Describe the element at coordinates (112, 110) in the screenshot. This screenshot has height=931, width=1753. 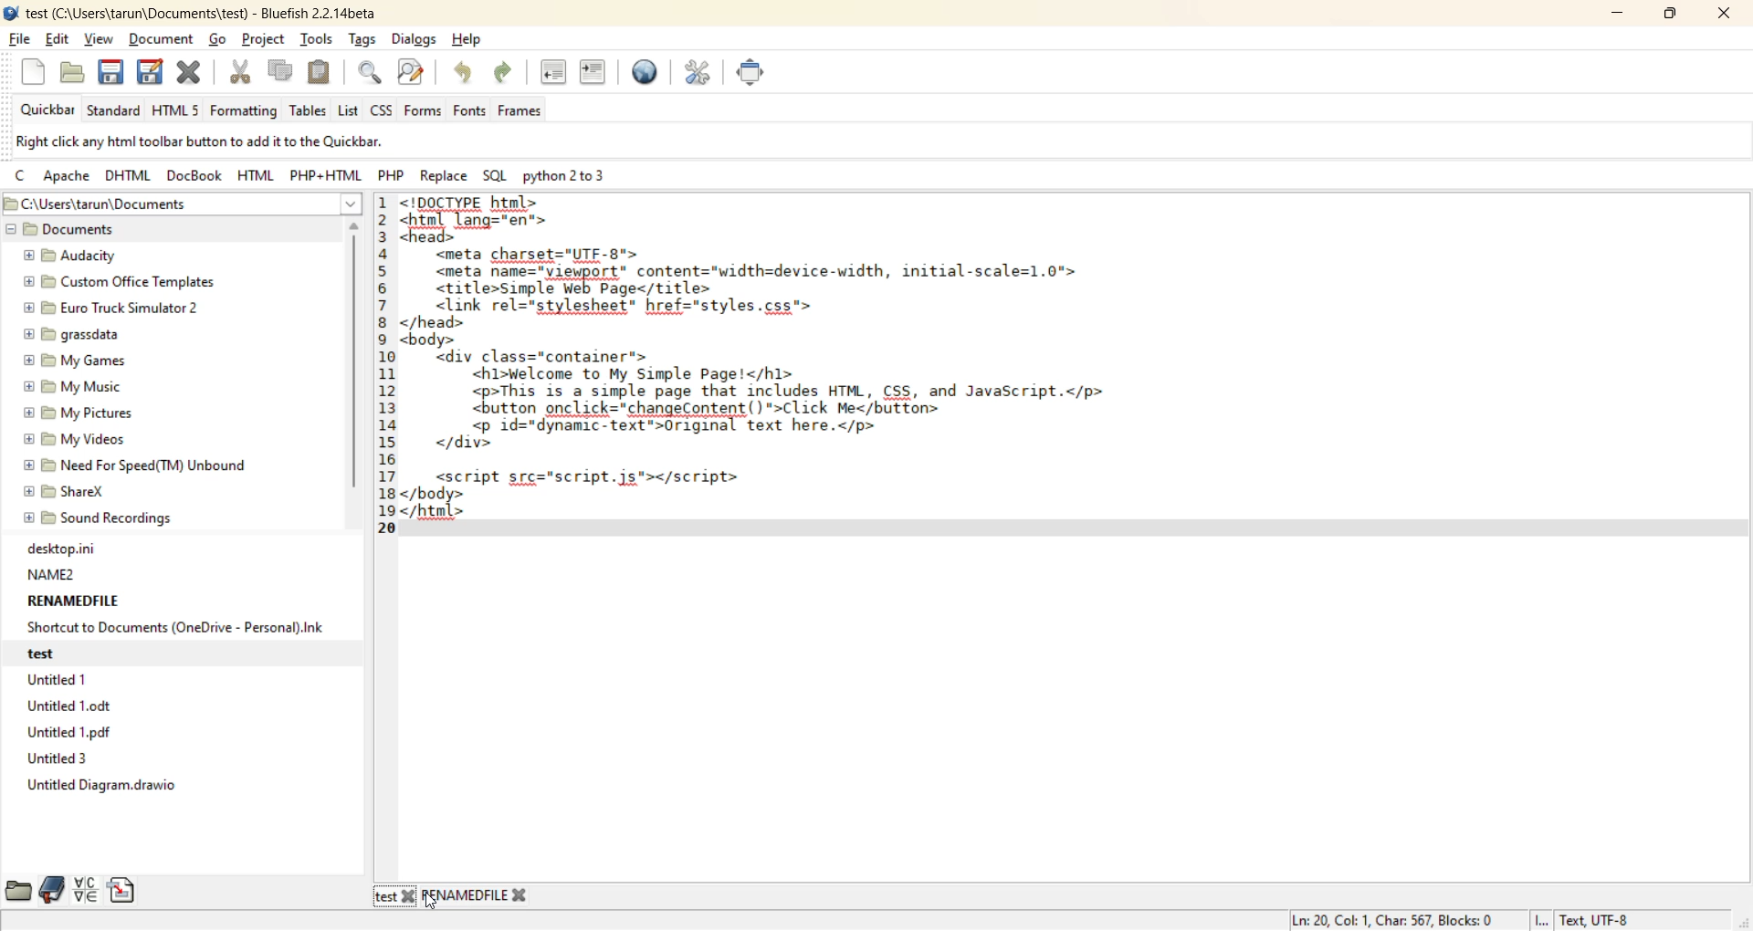
I see `standard` at that location.